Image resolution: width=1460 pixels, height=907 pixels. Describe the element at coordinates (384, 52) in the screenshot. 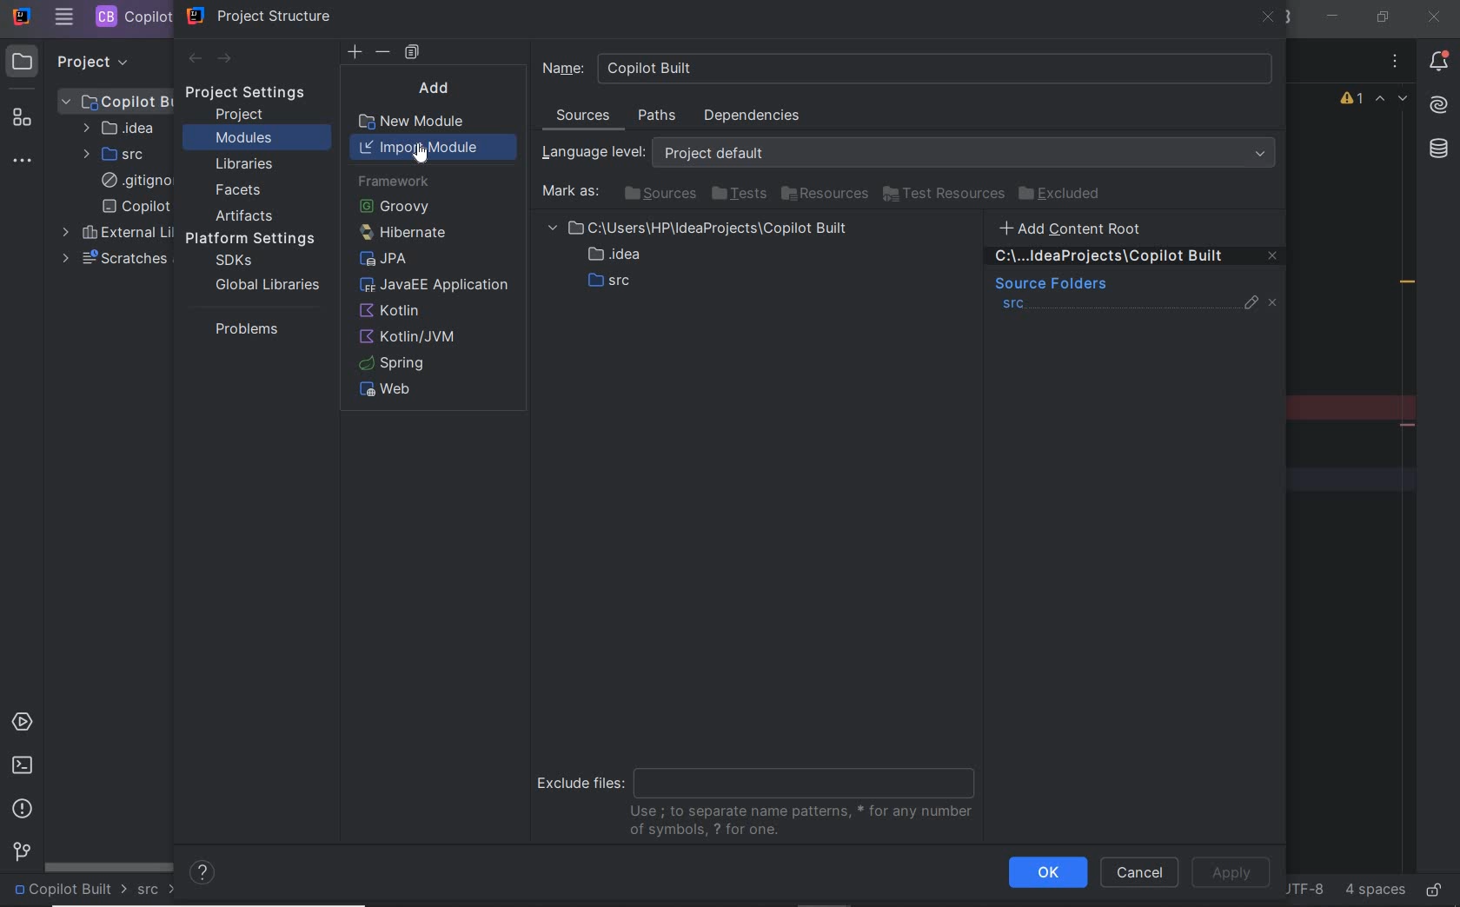

I see `delete` at that location.